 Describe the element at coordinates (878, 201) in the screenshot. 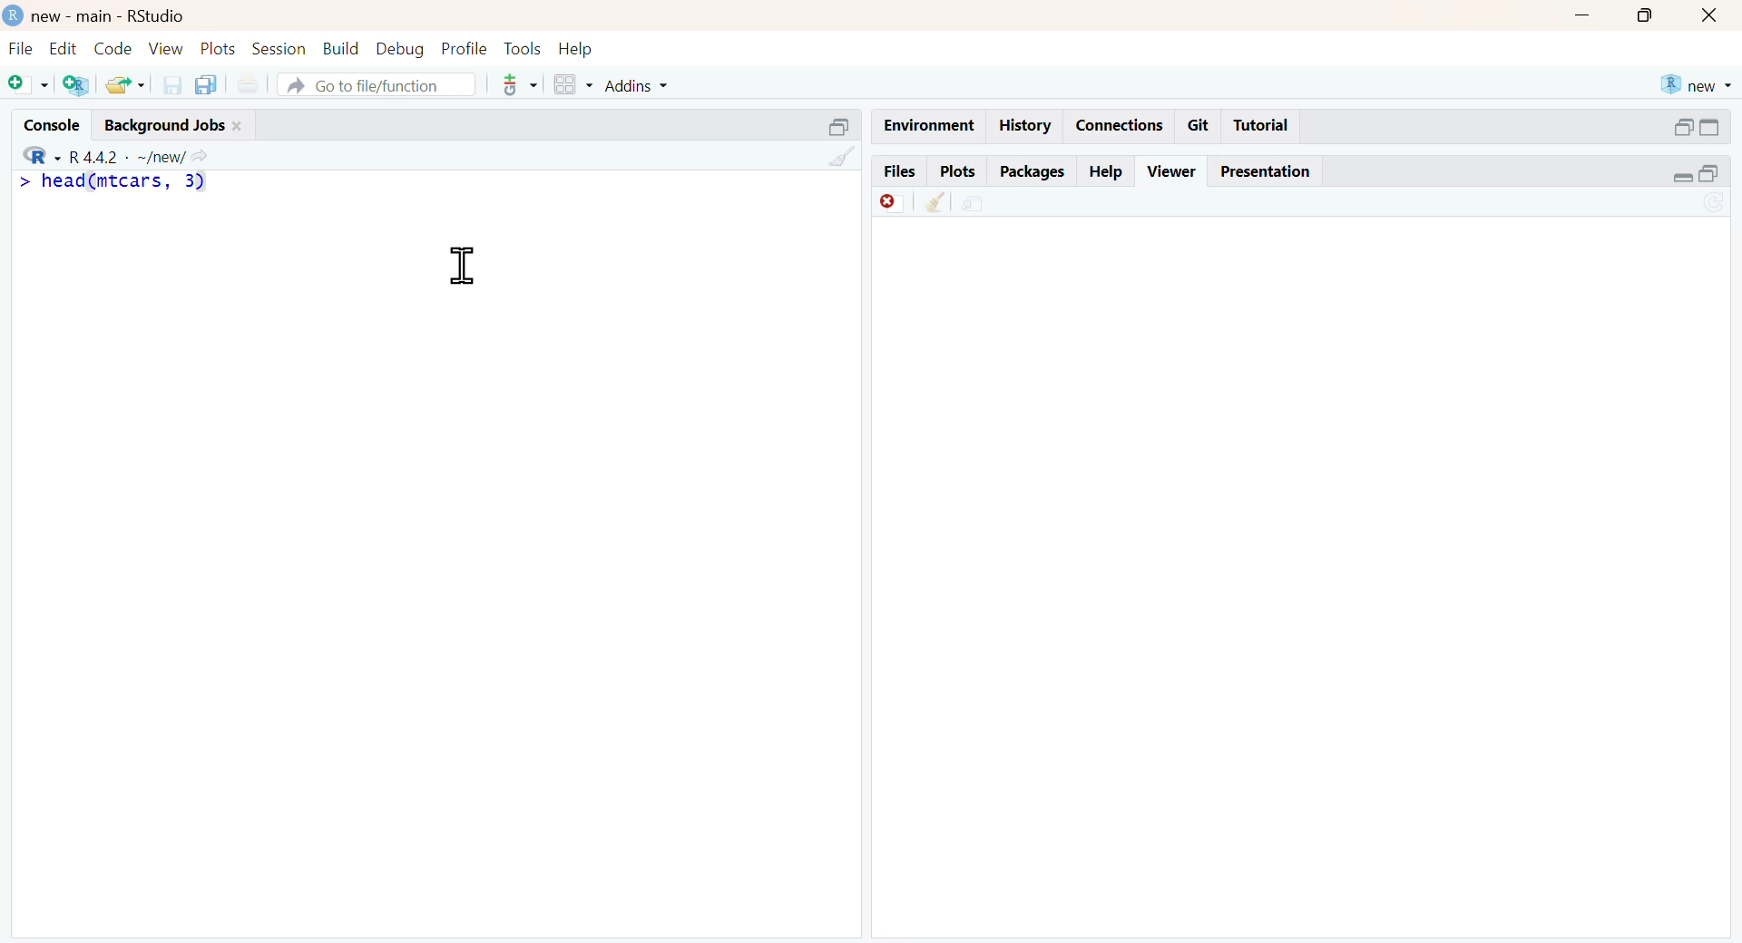

I see `Remove current viewer tem` at that location.